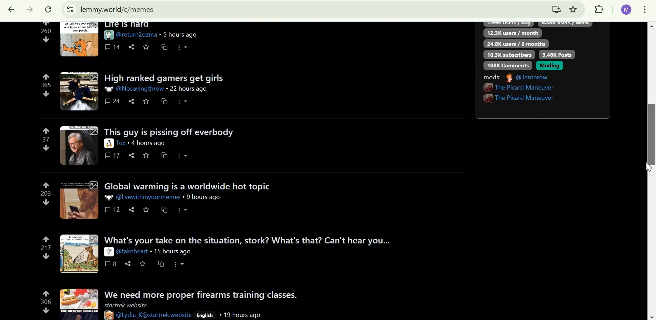 The image size is (656, 320). I want to click on startrek.website, so click(125, 305).